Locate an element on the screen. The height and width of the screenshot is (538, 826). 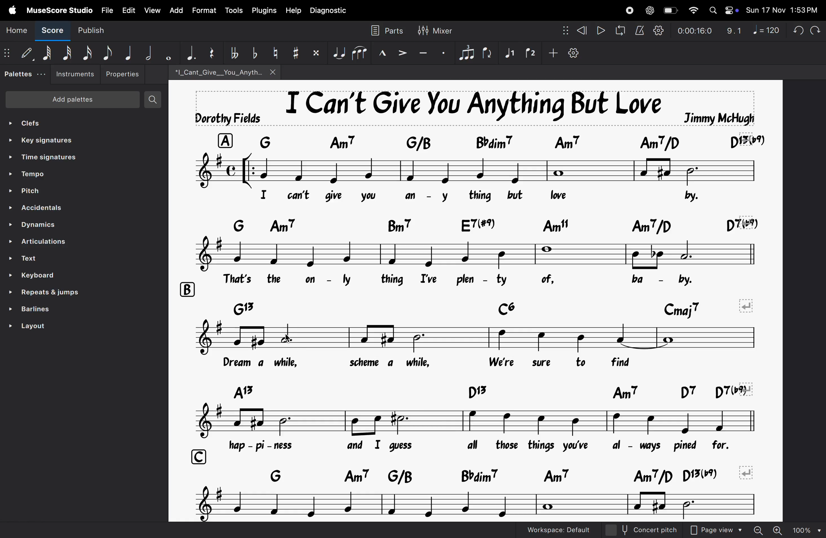
Apple widgets is located at coordinates (723, 10).